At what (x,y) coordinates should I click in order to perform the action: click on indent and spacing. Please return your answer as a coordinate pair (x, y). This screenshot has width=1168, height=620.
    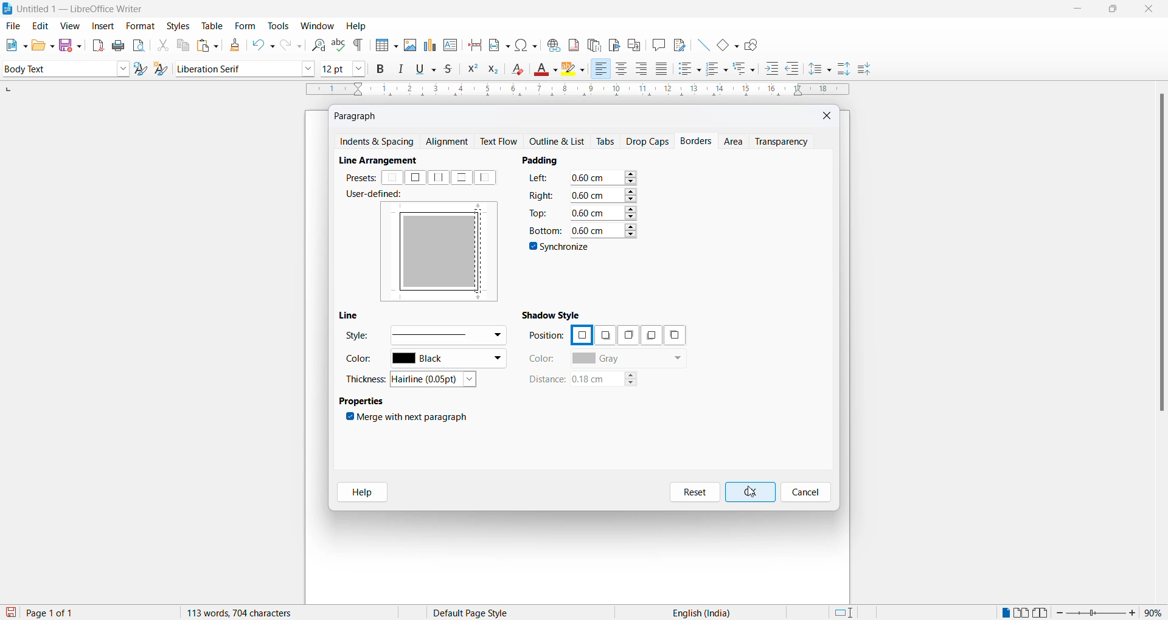
    Looking at the image, I should click on (378, 142).